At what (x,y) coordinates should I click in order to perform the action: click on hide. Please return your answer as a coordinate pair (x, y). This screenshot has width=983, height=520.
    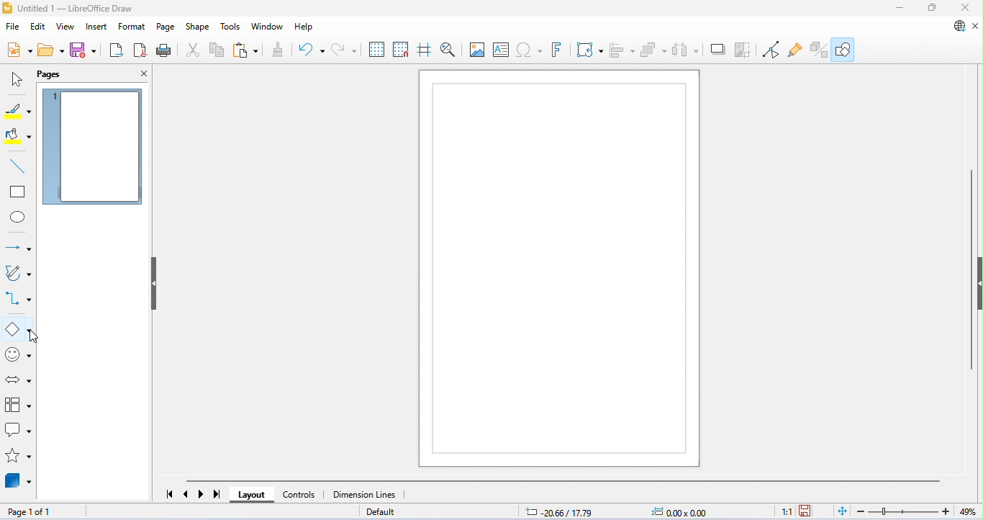
    Looking at the image, I should click on (154, 285).